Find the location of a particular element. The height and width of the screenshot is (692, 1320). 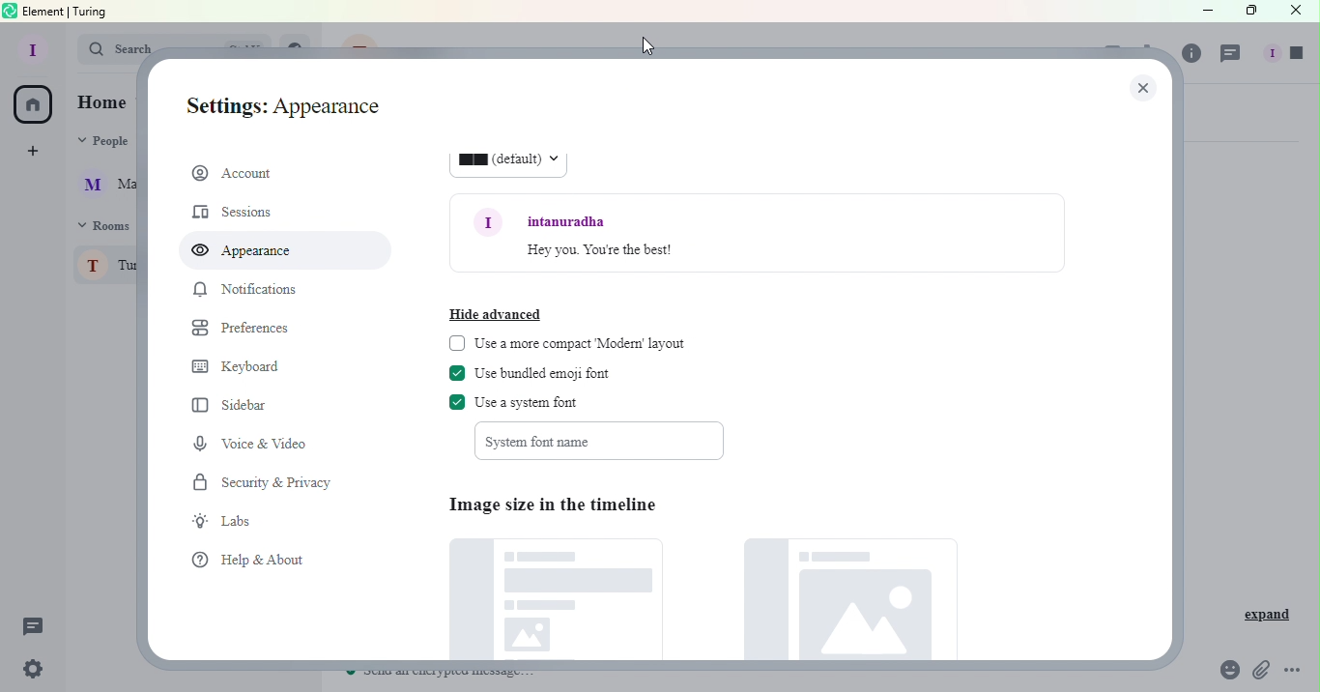

check box is located at coordinates (457, 343).